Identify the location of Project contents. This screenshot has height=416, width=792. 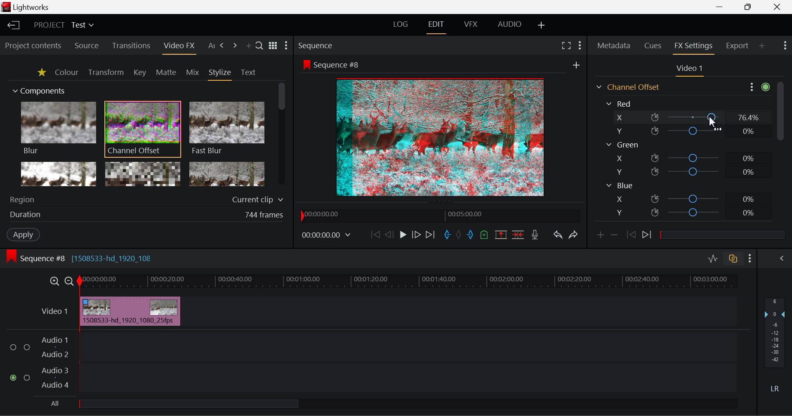
(33, 46).